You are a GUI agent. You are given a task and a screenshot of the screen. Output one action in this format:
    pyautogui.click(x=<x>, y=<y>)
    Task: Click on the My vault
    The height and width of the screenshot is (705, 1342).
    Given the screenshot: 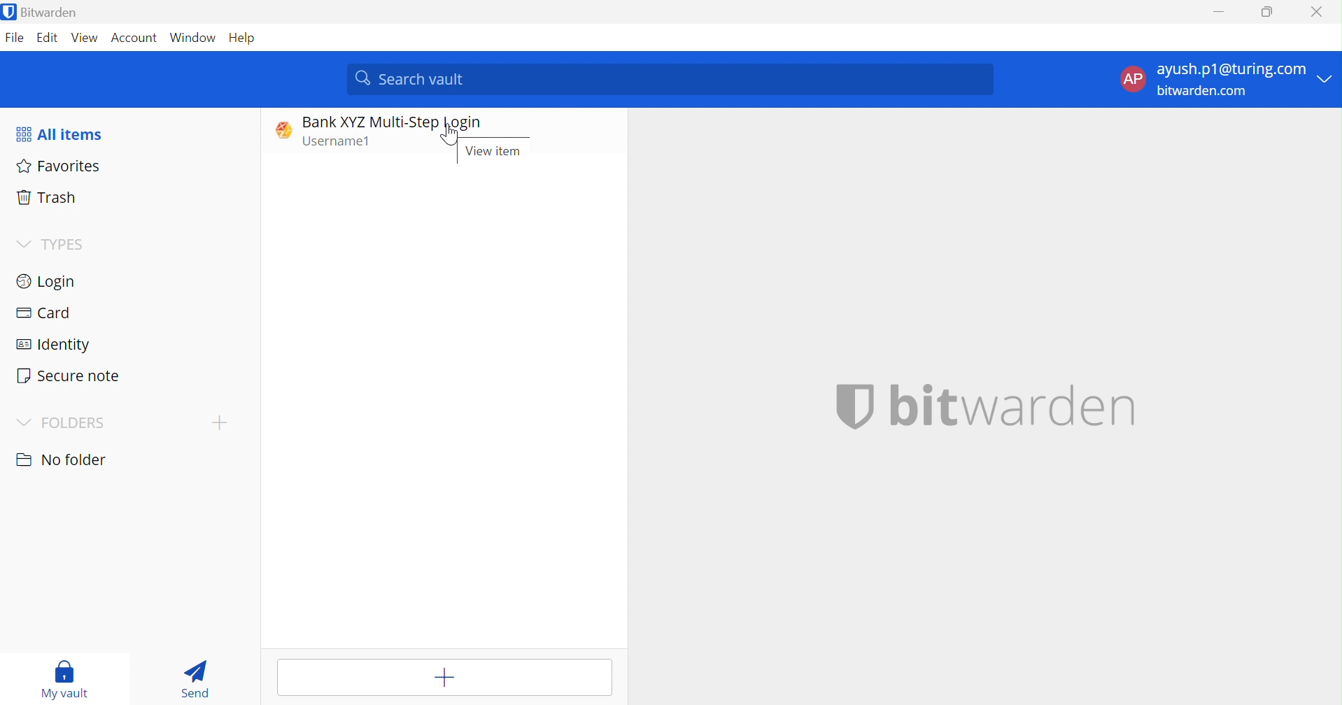 What is the action you would take?
    pyautogui.click(x=64, y=679)
    